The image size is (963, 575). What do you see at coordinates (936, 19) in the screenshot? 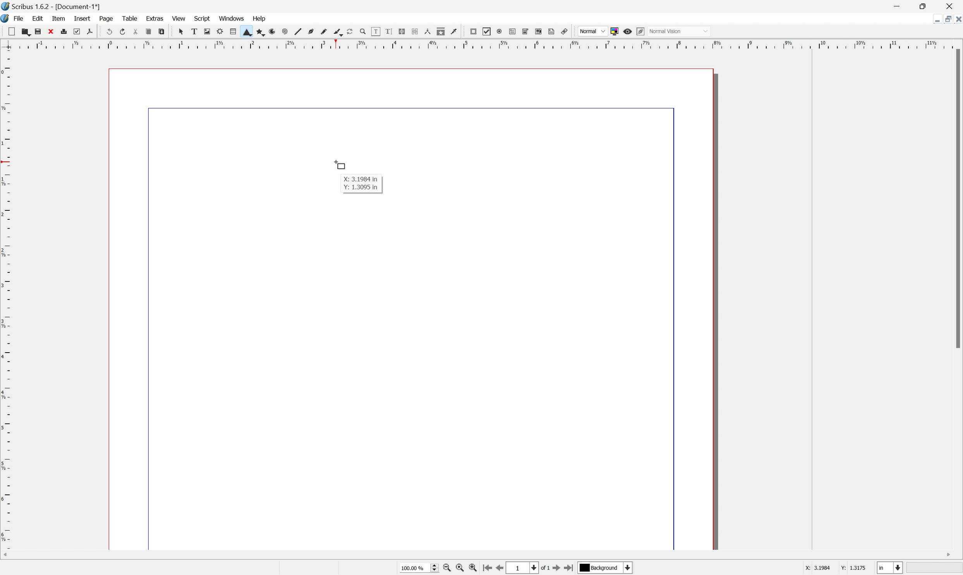
I see `Minimize` at bounding box center [936, 19].